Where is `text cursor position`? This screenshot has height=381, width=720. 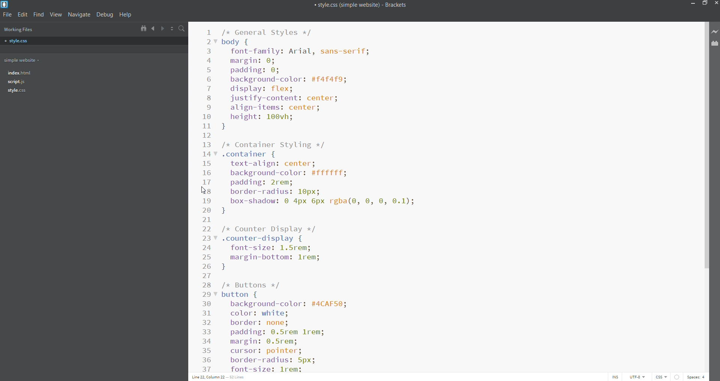
text cursor position is located at coordinates (222, 377).